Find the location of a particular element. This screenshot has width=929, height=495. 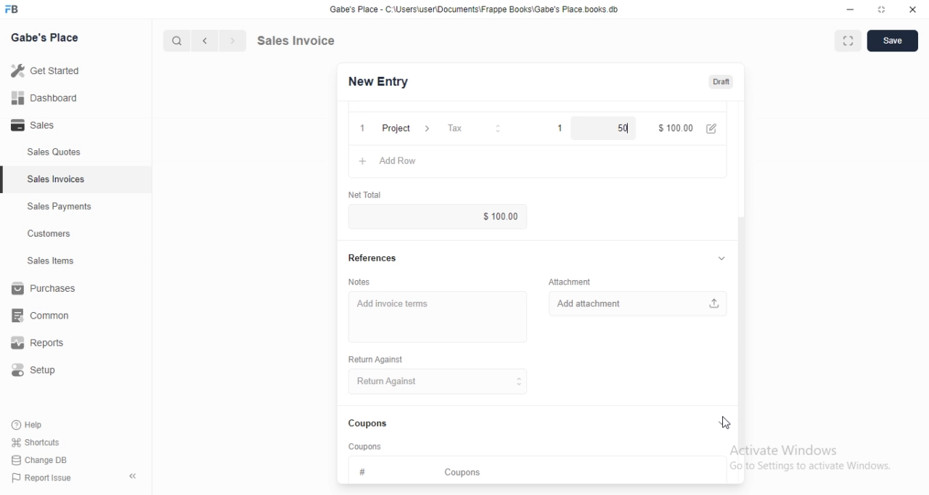

FB logo is located at coordinates (15, 9).